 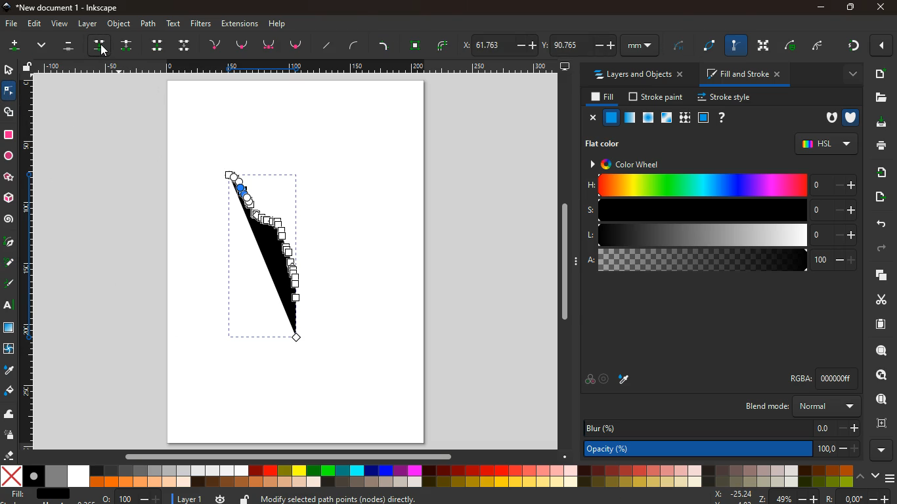 I want to click on layer, so click(x=184, y=498).